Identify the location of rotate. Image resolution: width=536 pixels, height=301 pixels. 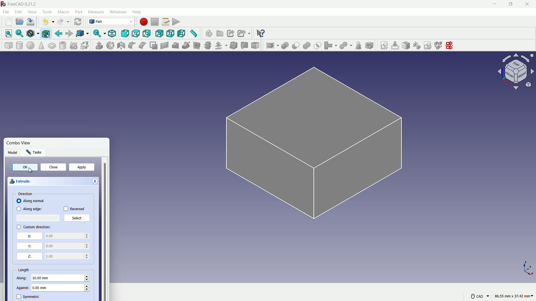
(111, 45).